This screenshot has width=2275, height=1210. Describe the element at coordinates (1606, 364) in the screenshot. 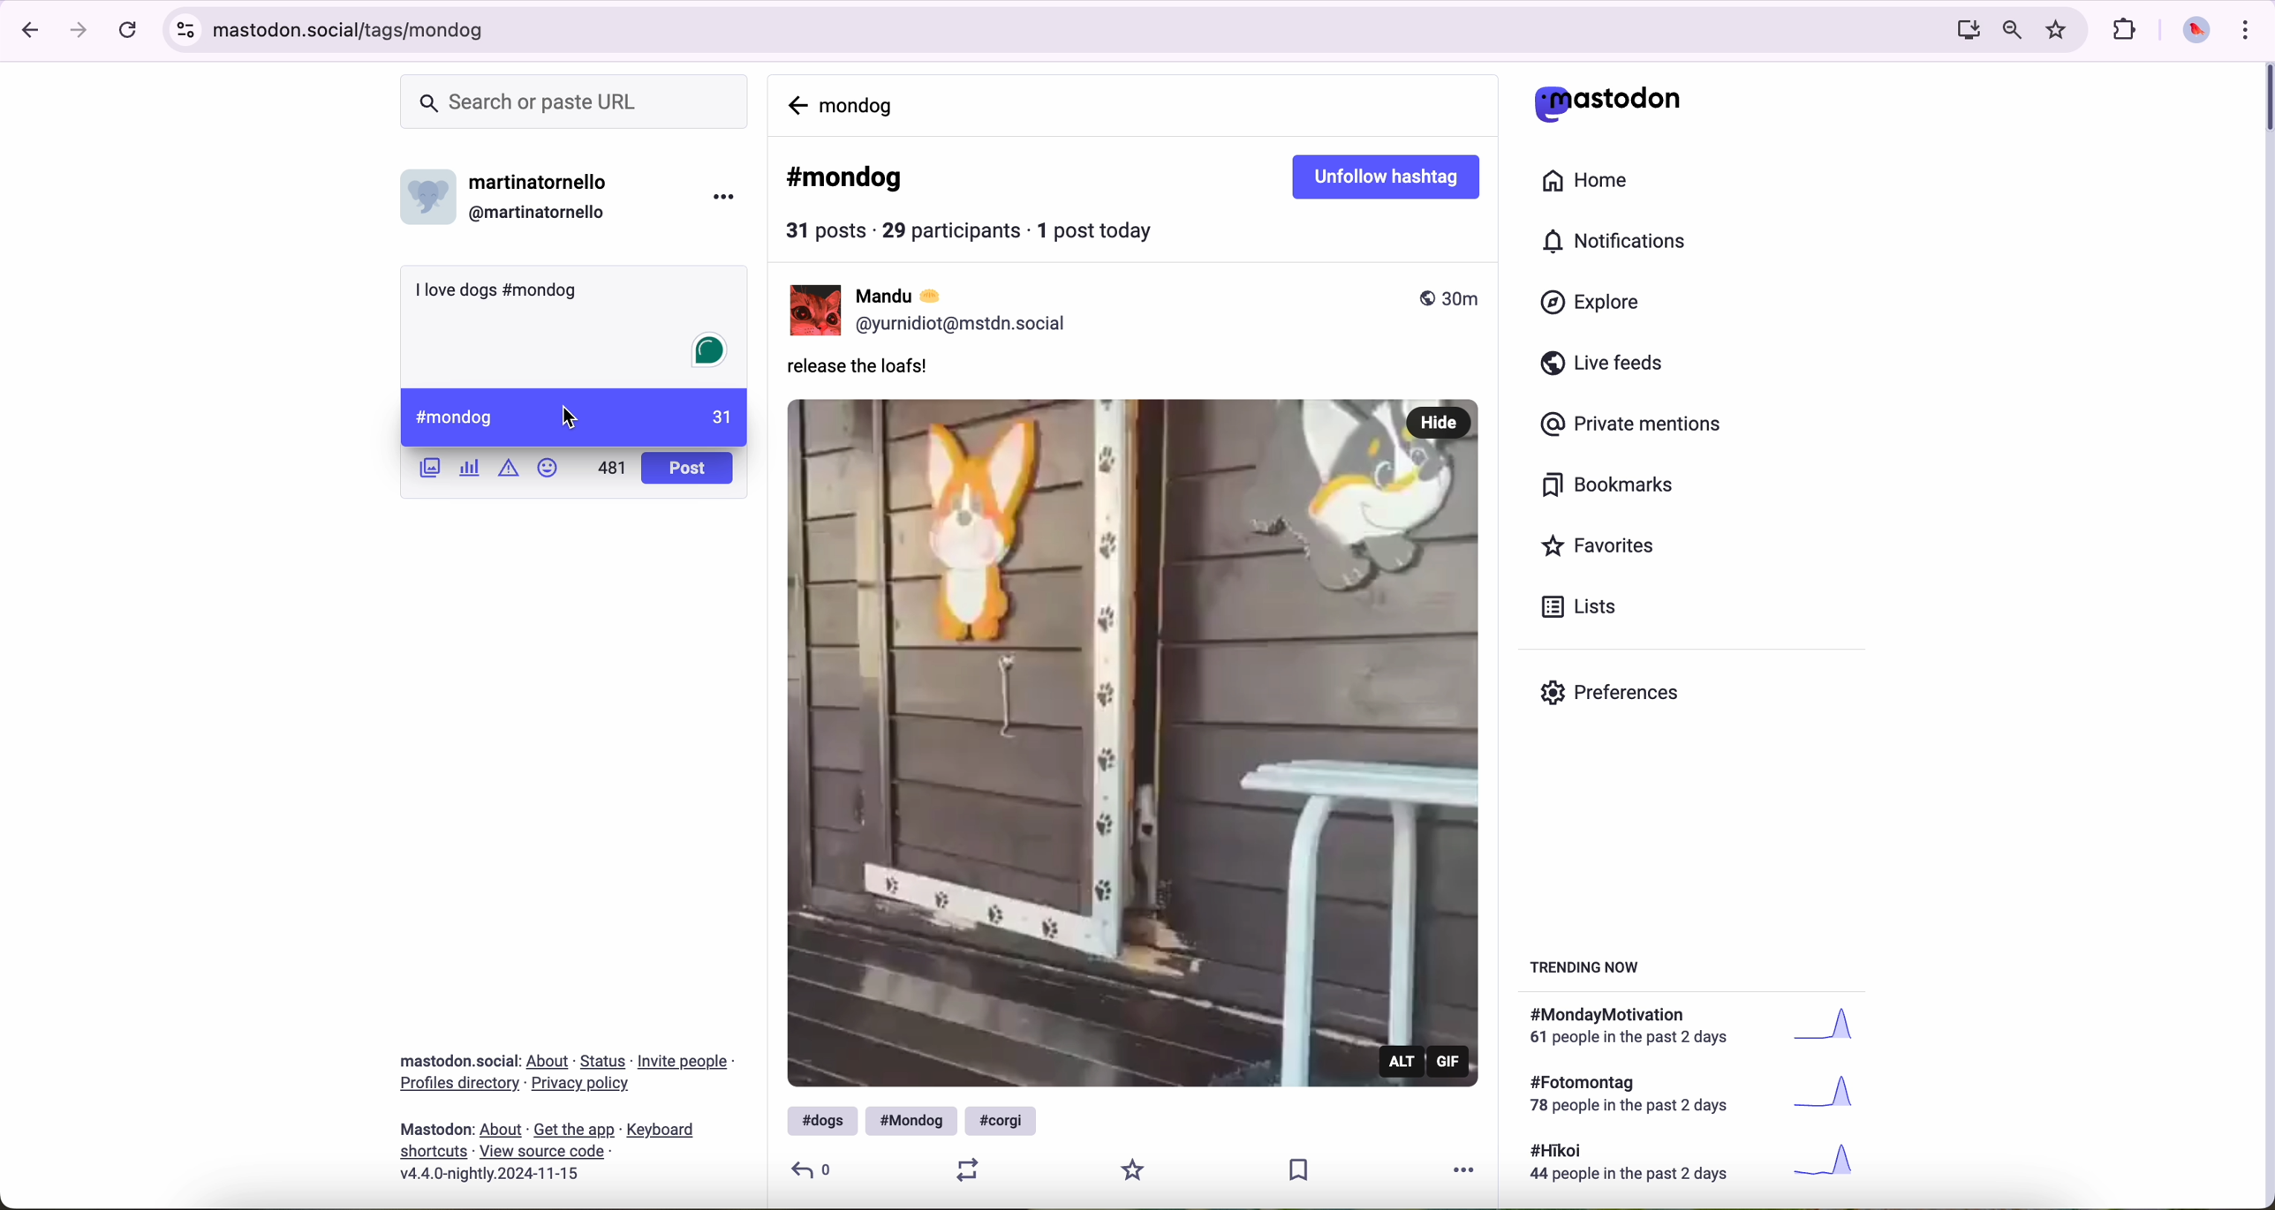

I see `live feeds` at that location.